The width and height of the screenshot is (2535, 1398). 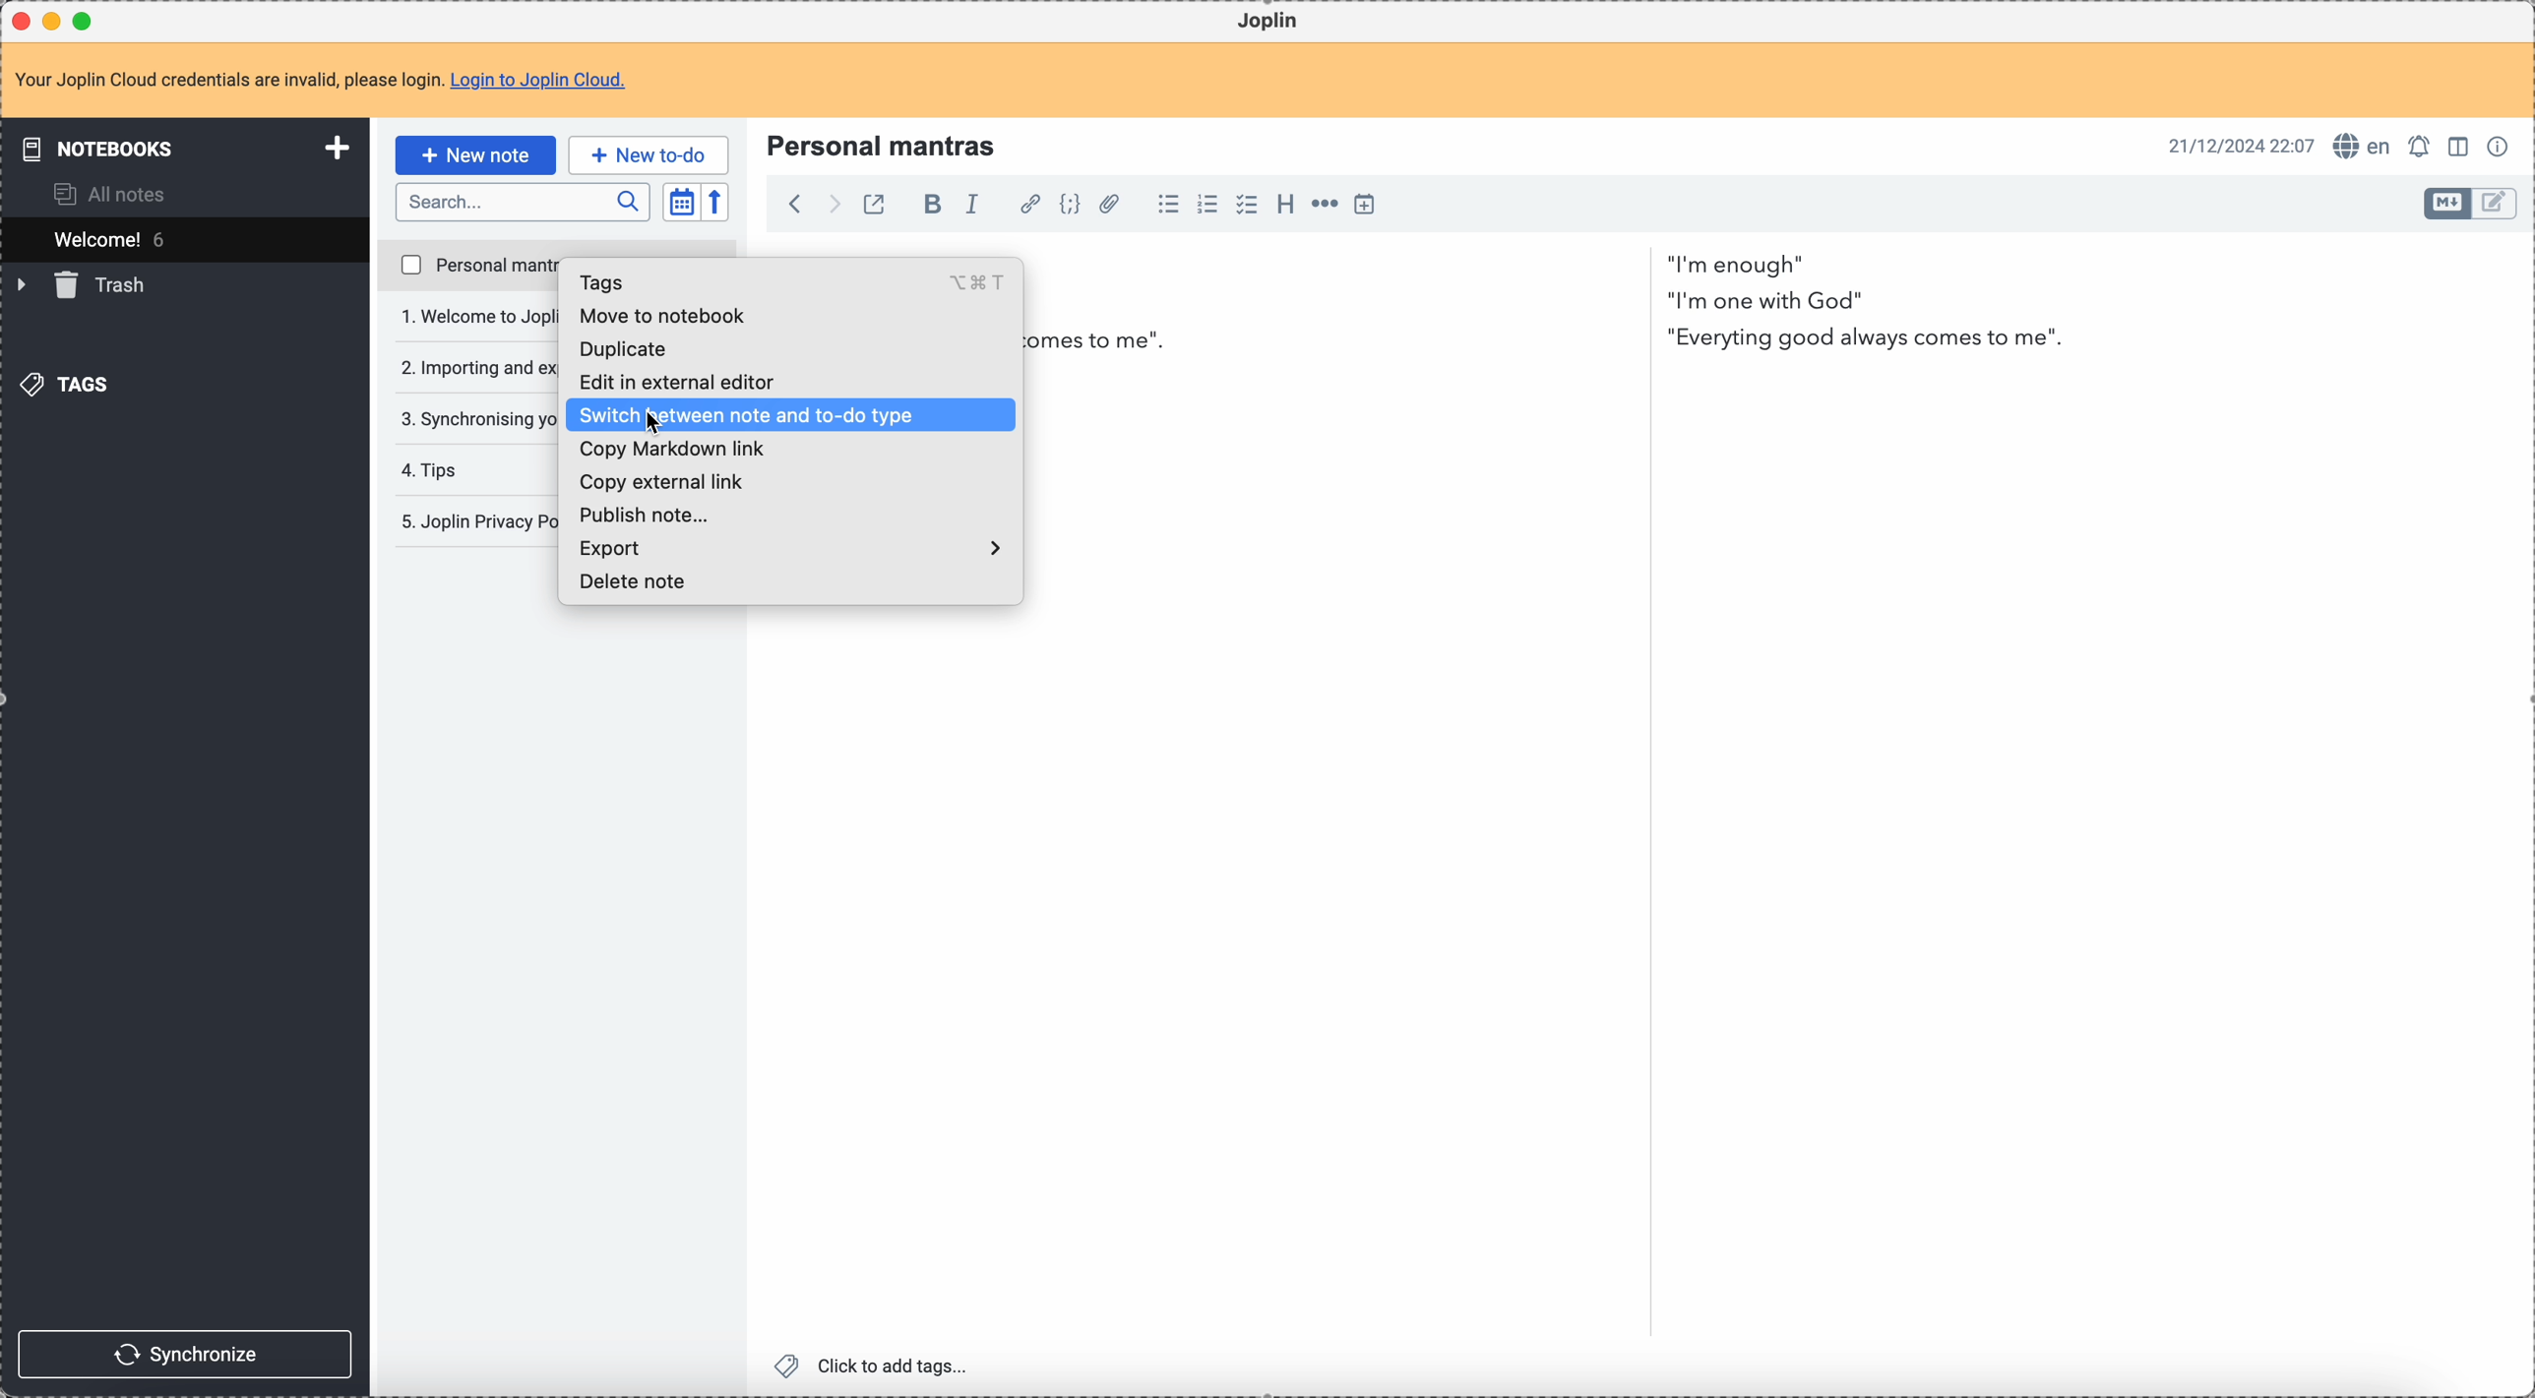 I want to click on maximize program, so click(x=84, y=20).